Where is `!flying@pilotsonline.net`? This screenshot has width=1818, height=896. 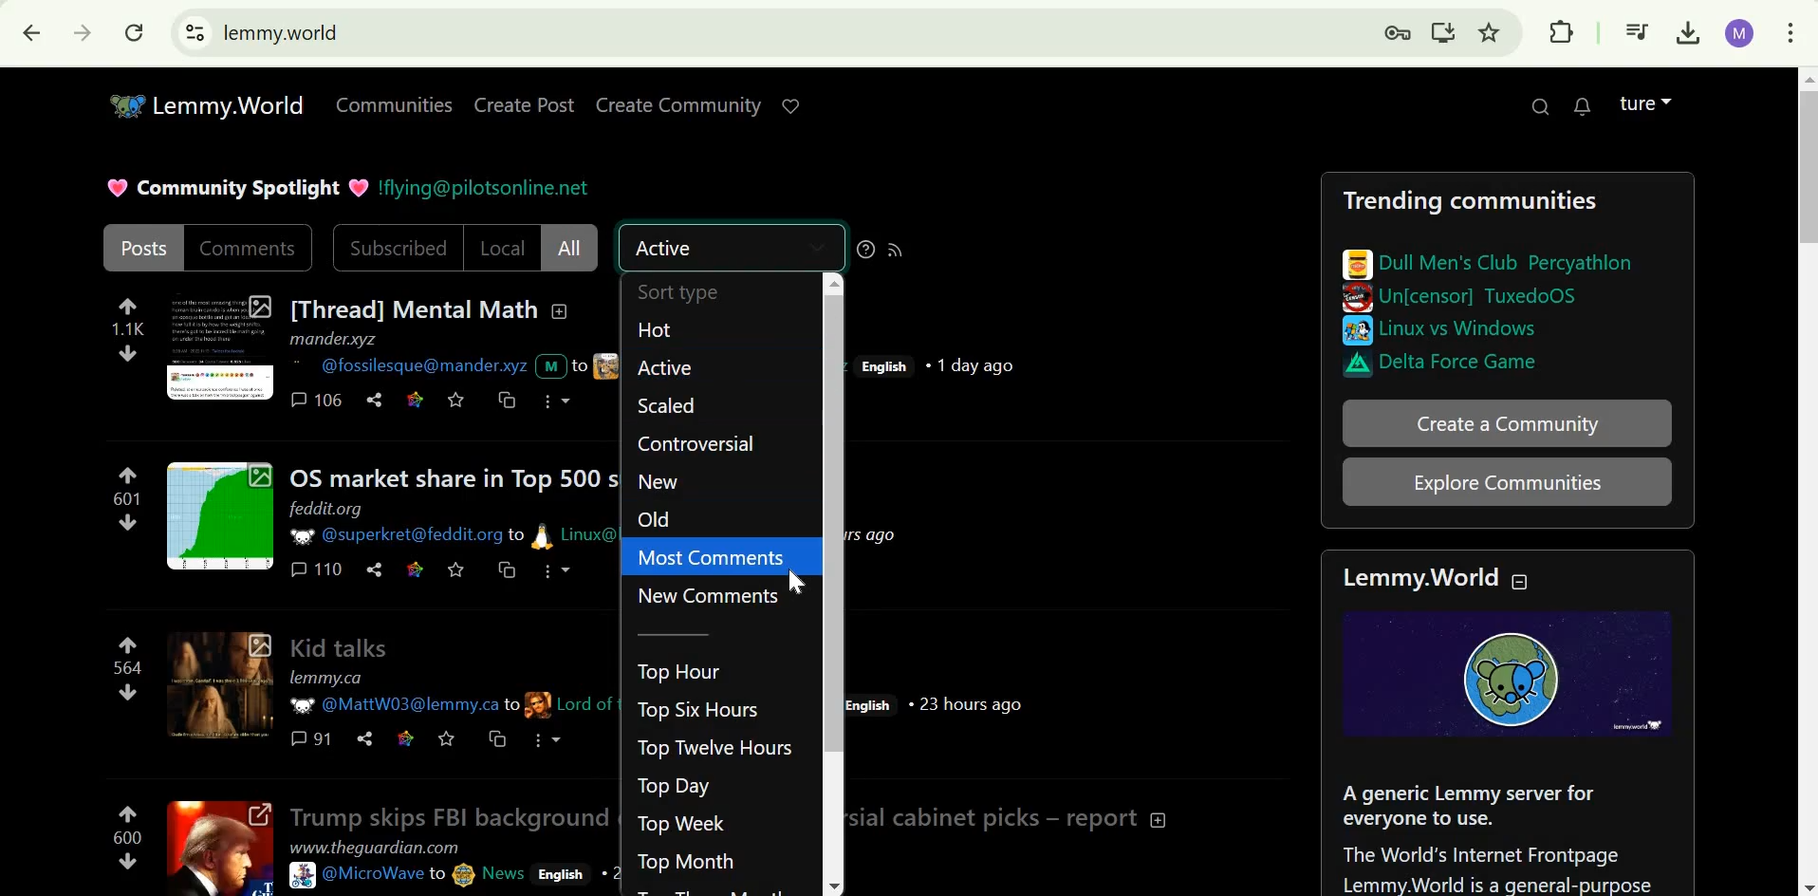 !flying@pilotsonline.net is located at coordinates (486, 190).